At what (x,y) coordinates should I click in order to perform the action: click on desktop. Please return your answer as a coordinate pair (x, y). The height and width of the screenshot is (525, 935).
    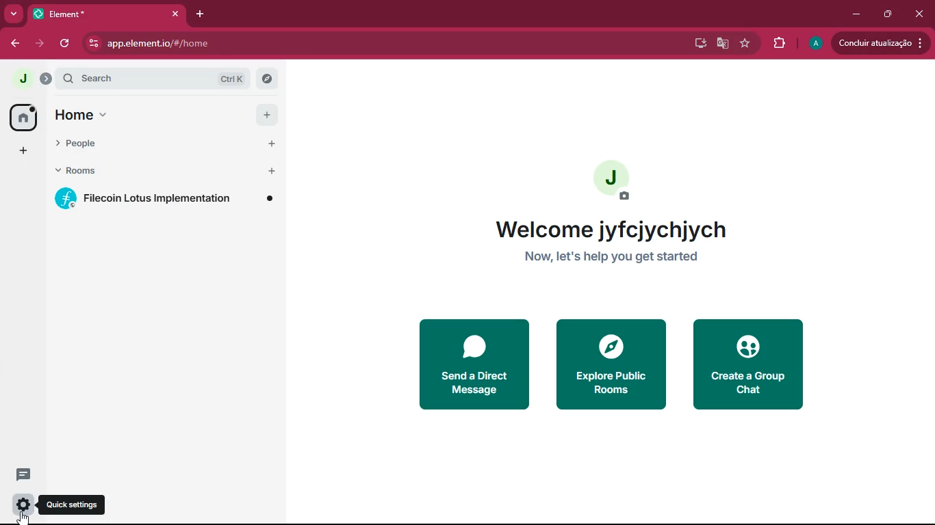
    Looking at the image, I should click on (697, 43).